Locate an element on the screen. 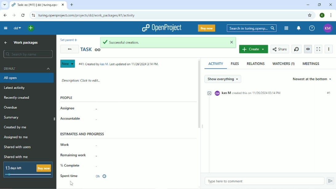 Image resolution: width=336 pixels, height=189 pixels. Shared with users is located at coordinates (18, 147).